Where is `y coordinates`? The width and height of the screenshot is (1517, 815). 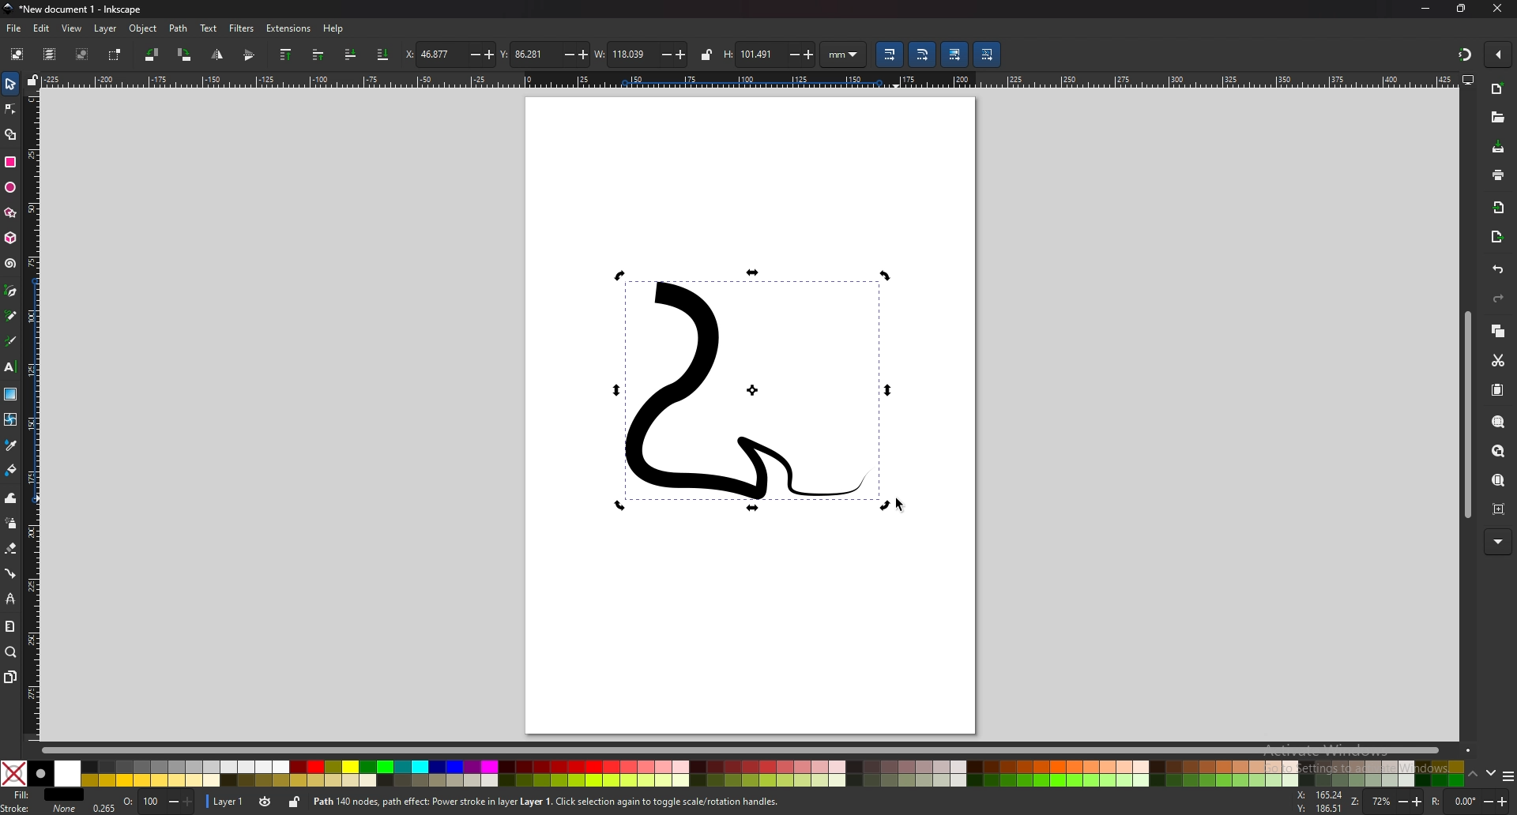
y coordinates is located at coordinates (542, 54).